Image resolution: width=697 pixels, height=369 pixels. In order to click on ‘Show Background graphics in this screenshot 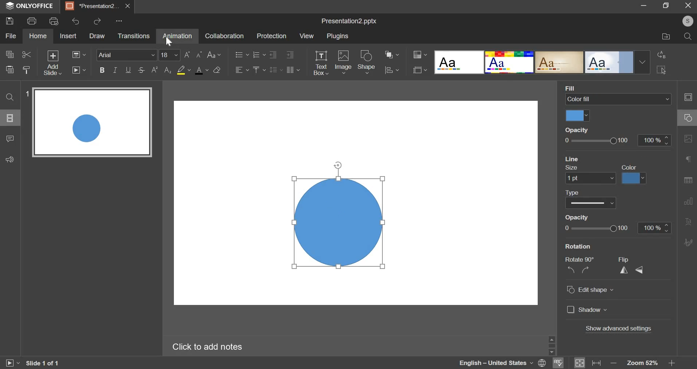, I will do `click(601, 245)`.